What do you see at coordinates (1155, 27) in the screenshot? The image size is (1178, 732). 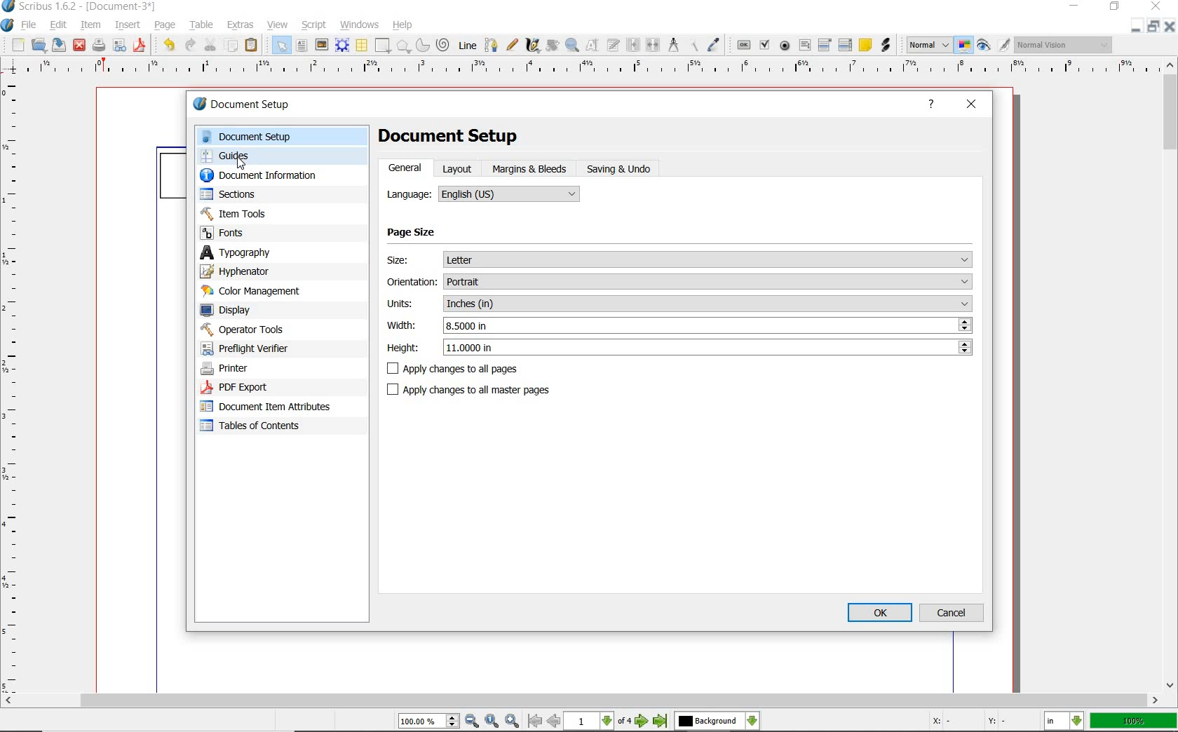 I see `restore` at bounding box center [1155, 27].